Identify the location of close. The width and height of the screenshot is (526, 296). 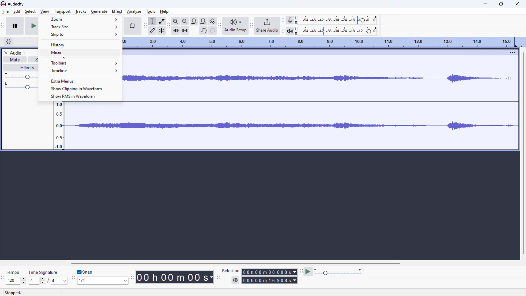
(518, 4).